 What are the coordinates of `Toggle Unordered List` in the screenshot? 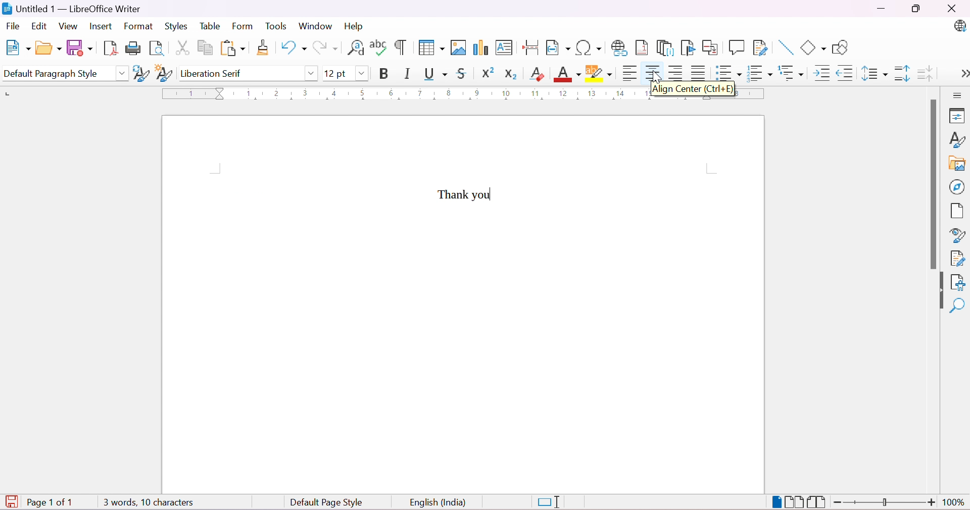 It's located at (726, 73).